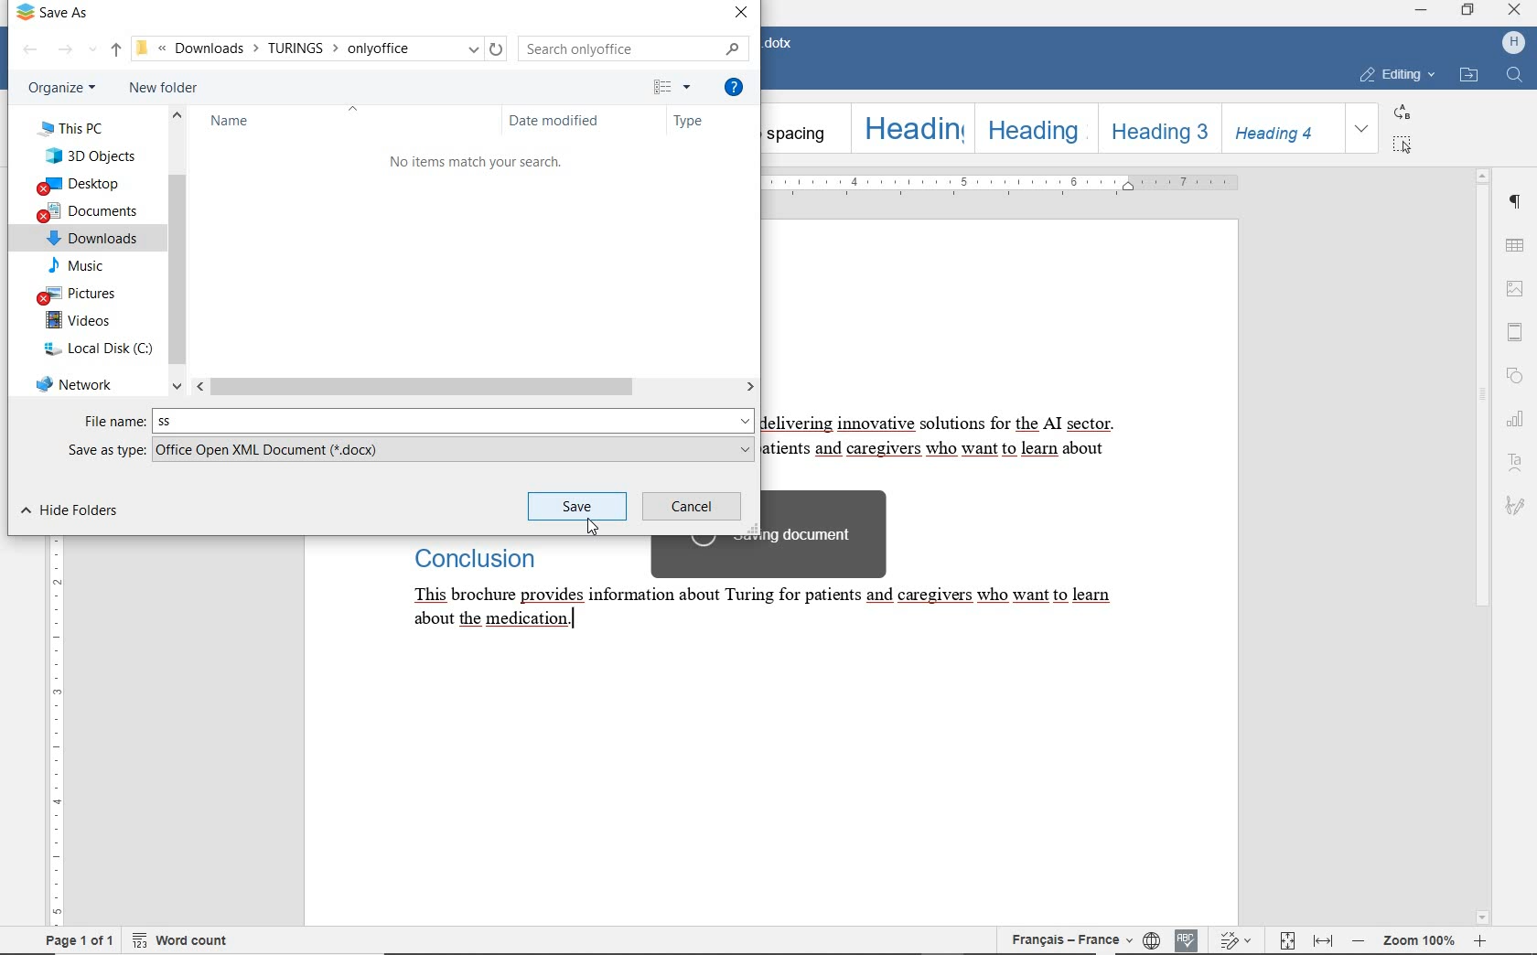 This screenshot has height=955, width=1537. I want to click on CHART, so click(1519, 422).